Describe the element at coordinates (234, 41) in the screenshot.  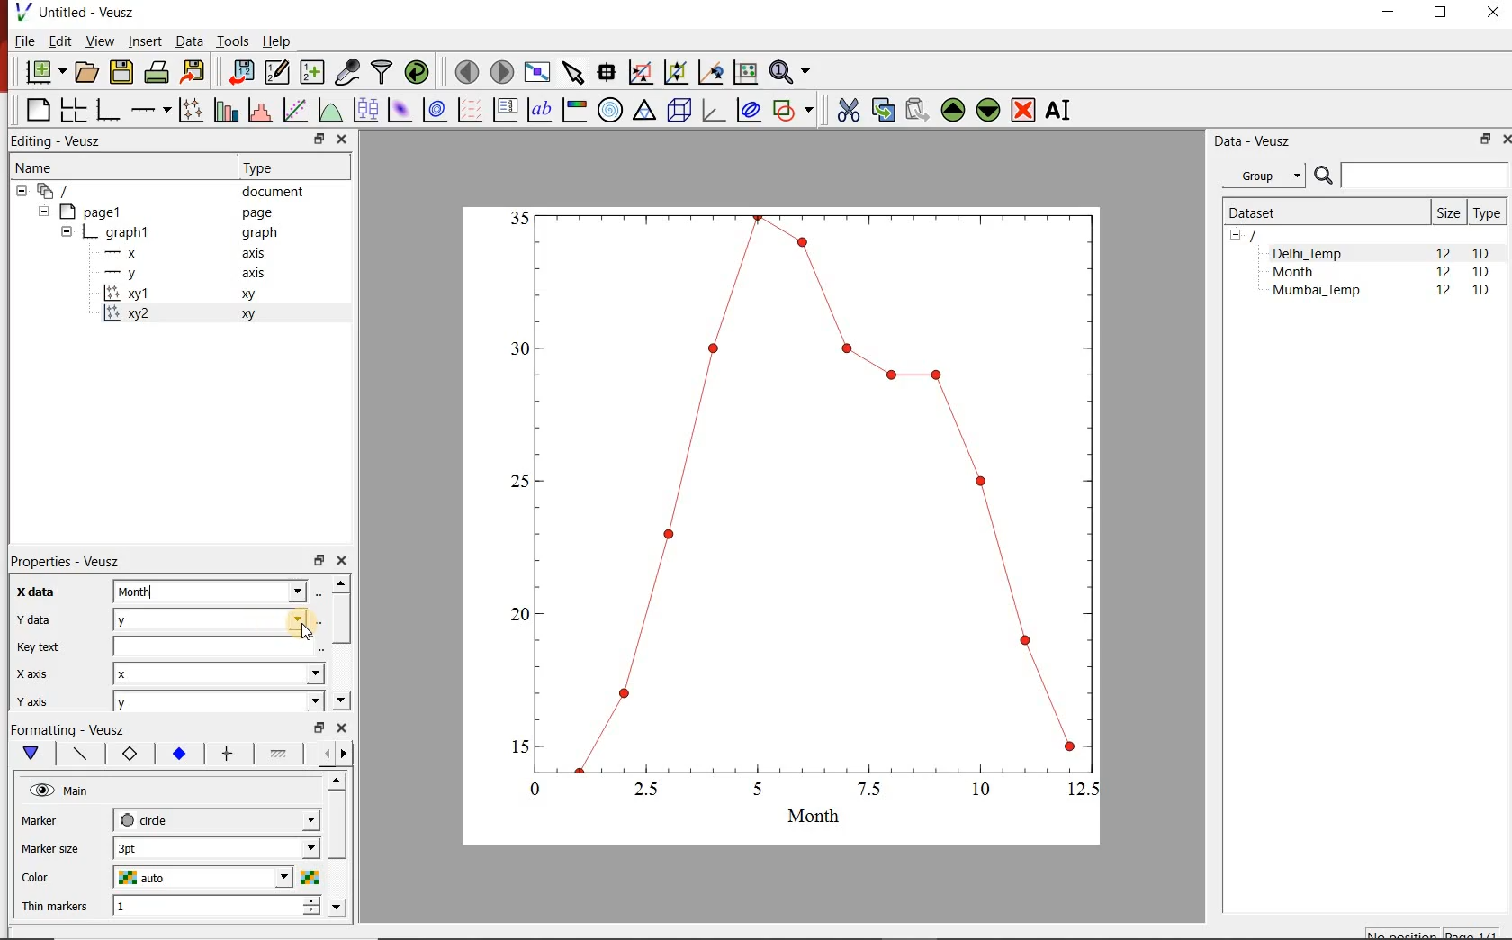
I see `Tools` at that location.